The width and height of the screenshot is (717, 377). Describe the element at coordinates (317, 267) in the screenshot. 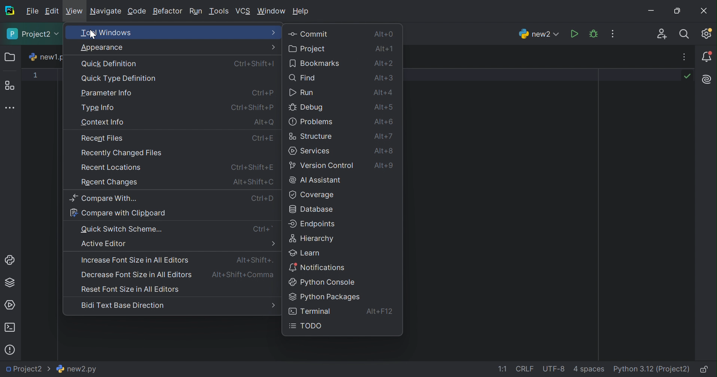

I see `Notifications` at that location.